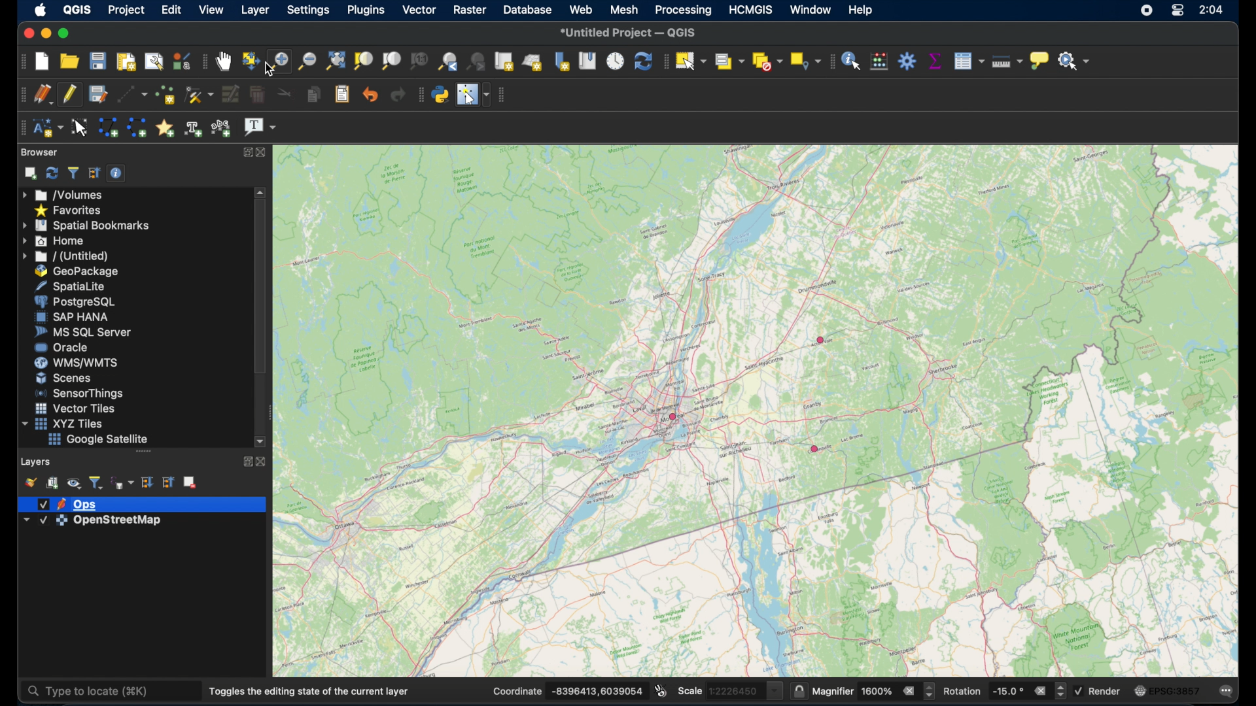 The image size is (1256, 706). What do you see at coordinates (122, 483) in the screenshot?
I see `filter legend by expression` at bounding box center [122, 483].